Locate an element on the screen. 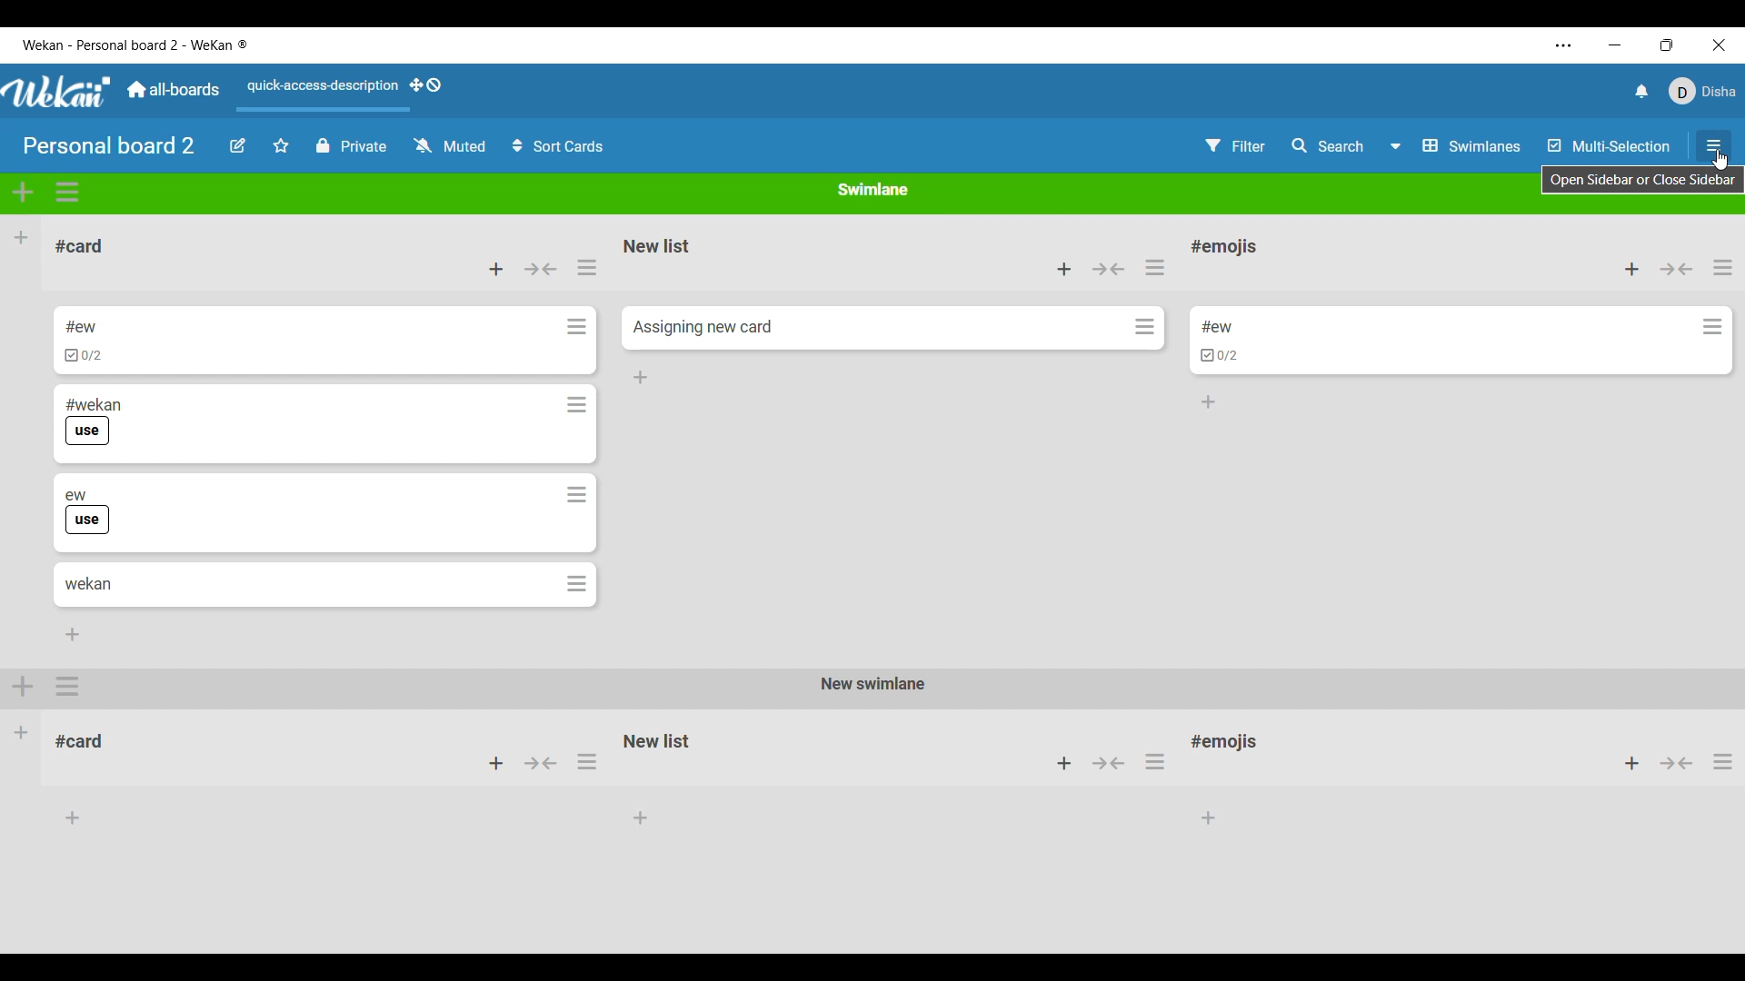 The width and height of the screenshot is (1745, 981). Filter is located at coordinates (1235, 145).